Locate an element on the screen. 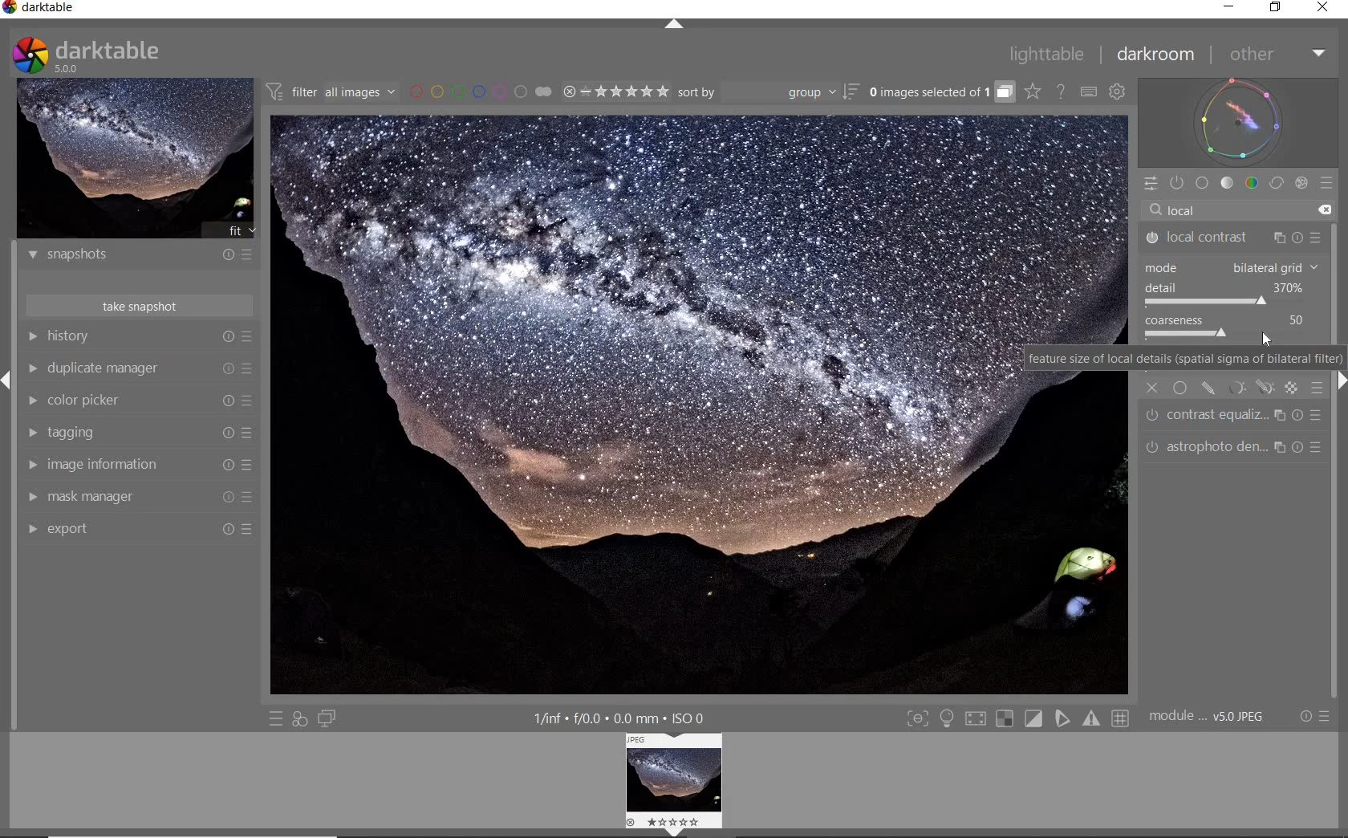 Image resolution: width=1348 pixels, height=838 pixels. FILTER IMAGES BASED ON THEIR MODULE ORDER is located at coordinates (331, 92).